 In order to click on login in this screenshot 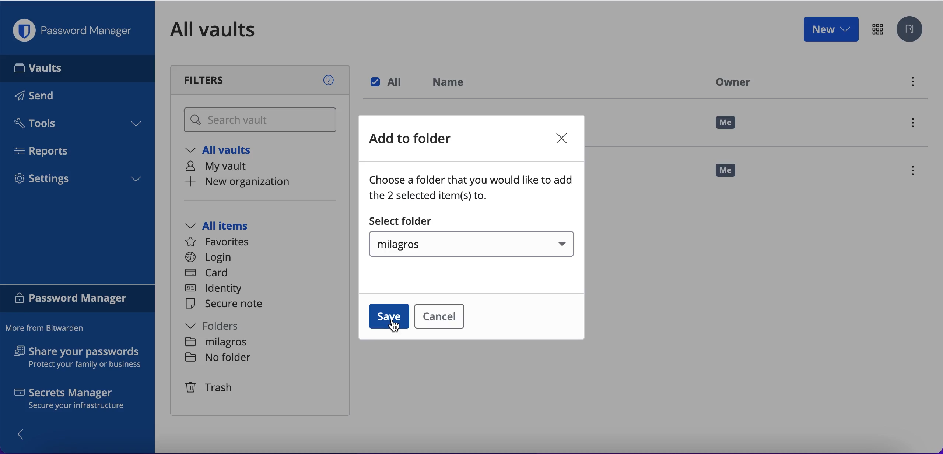, I will do `click(208, 258)`.